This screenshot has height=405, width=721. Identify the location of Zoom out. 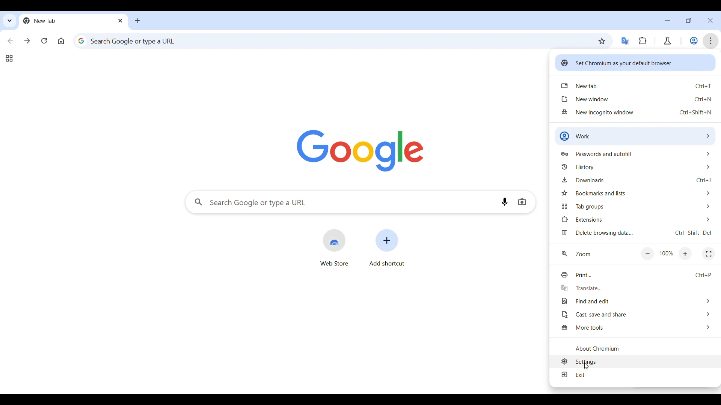
(648, 254).